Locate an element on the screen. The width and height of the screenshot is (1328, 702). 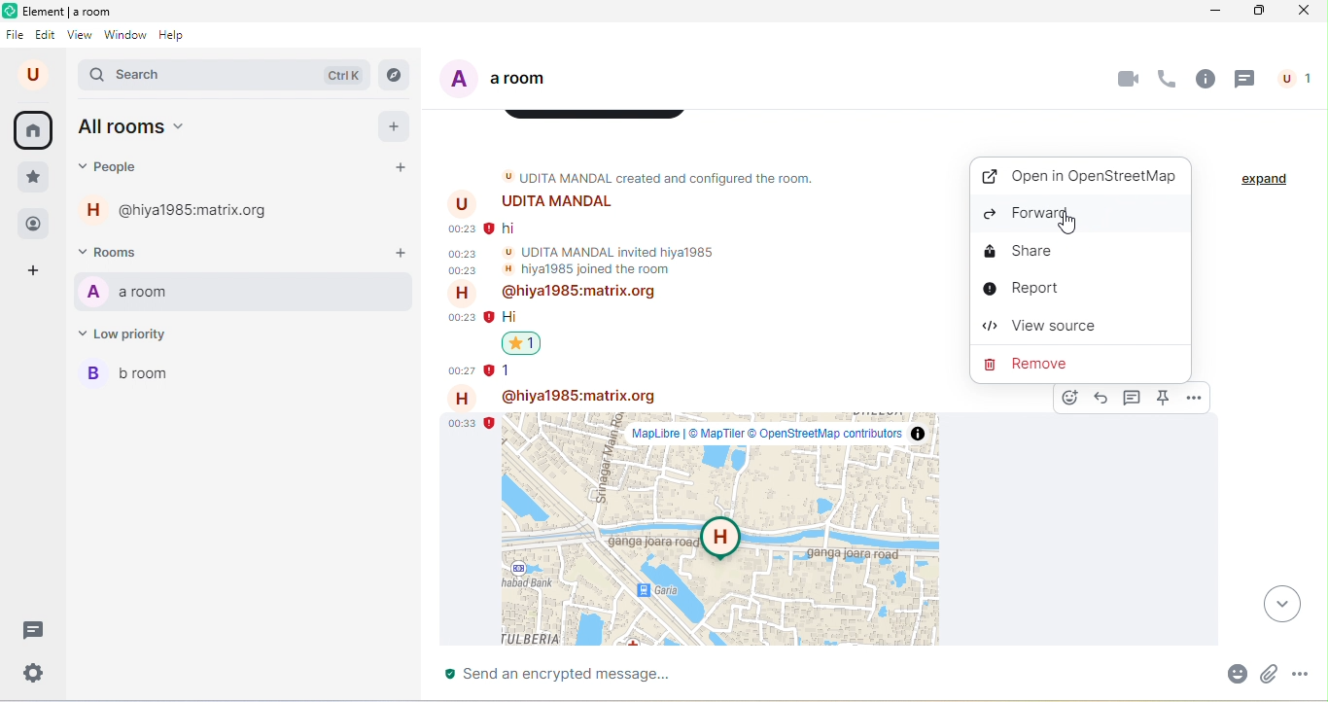
people is located at coordinates (34, 228).